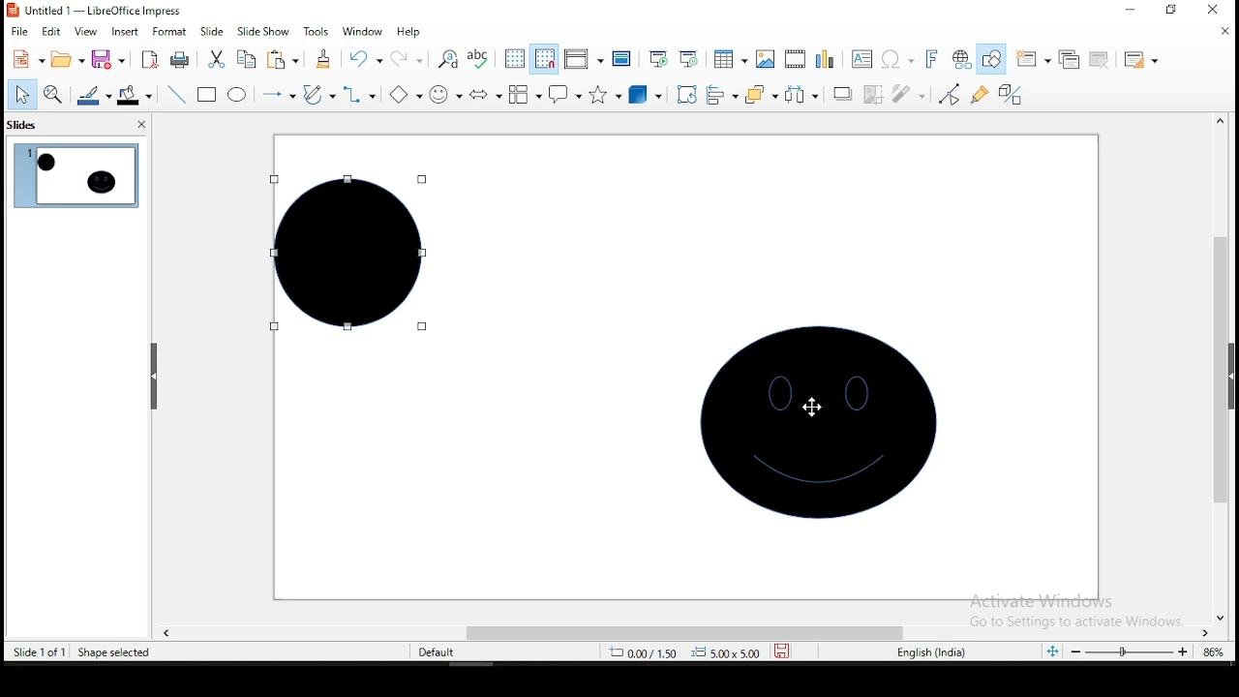  I want to click on slide 1, so click(75, 176).